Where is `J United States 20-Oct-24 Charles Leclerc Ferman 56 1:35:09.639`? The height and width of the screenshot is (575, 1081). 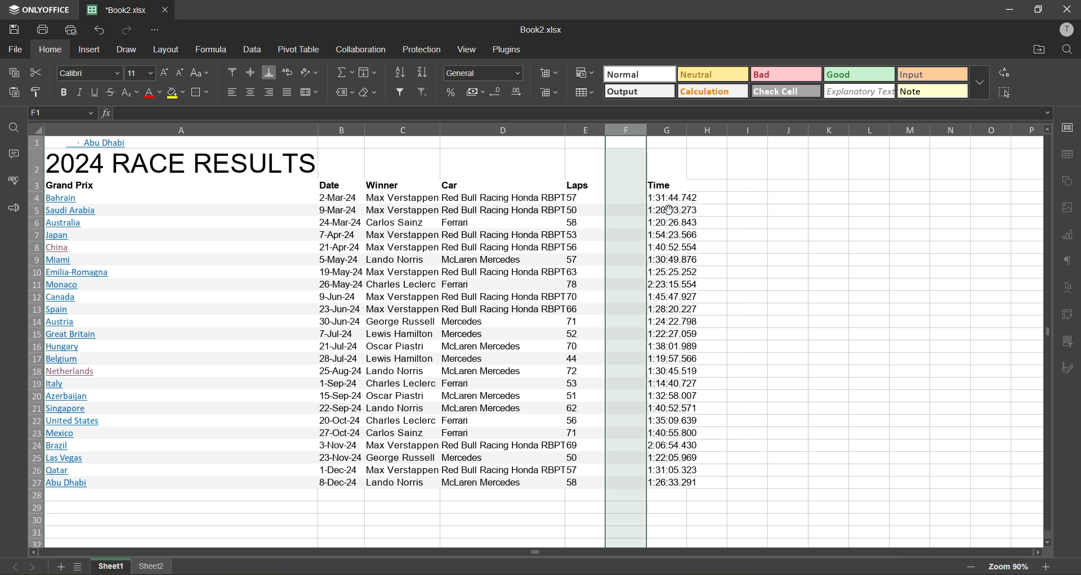
J United States 20-Oct-24 Charles Leclerc Ferman 56 1:35:09.639 is located at coordinates (315, 420).